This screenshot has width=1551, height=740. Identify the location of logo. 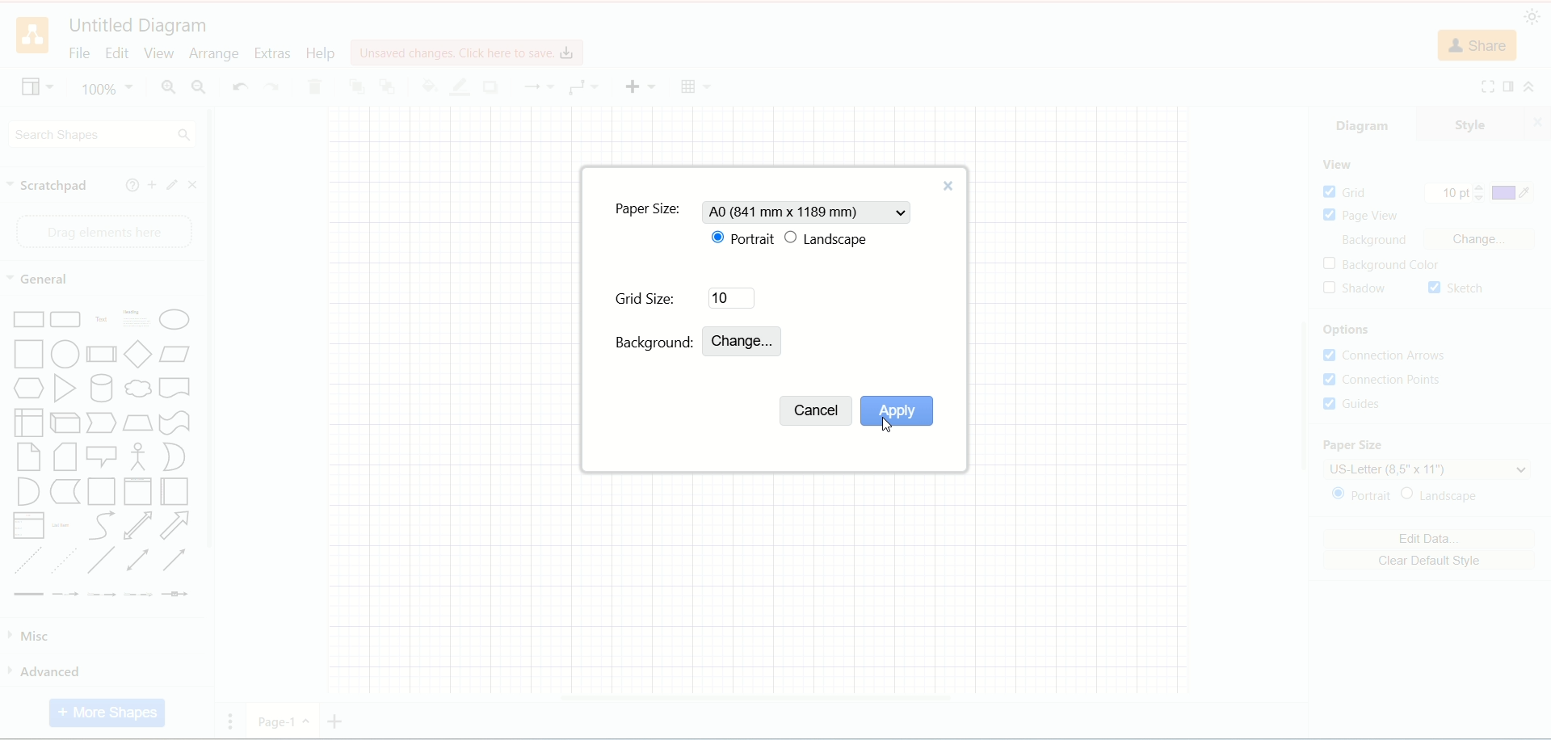
(32, 36).